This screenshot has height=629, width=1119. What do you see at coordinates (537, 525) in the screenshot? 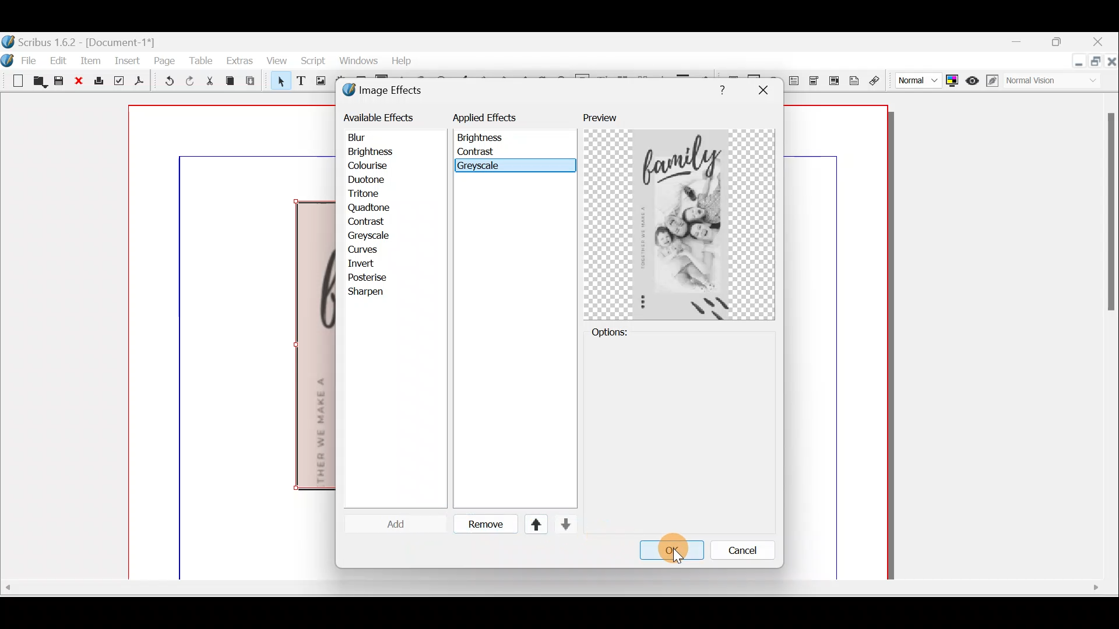
I see `Up` at bounding box center [537, 525].